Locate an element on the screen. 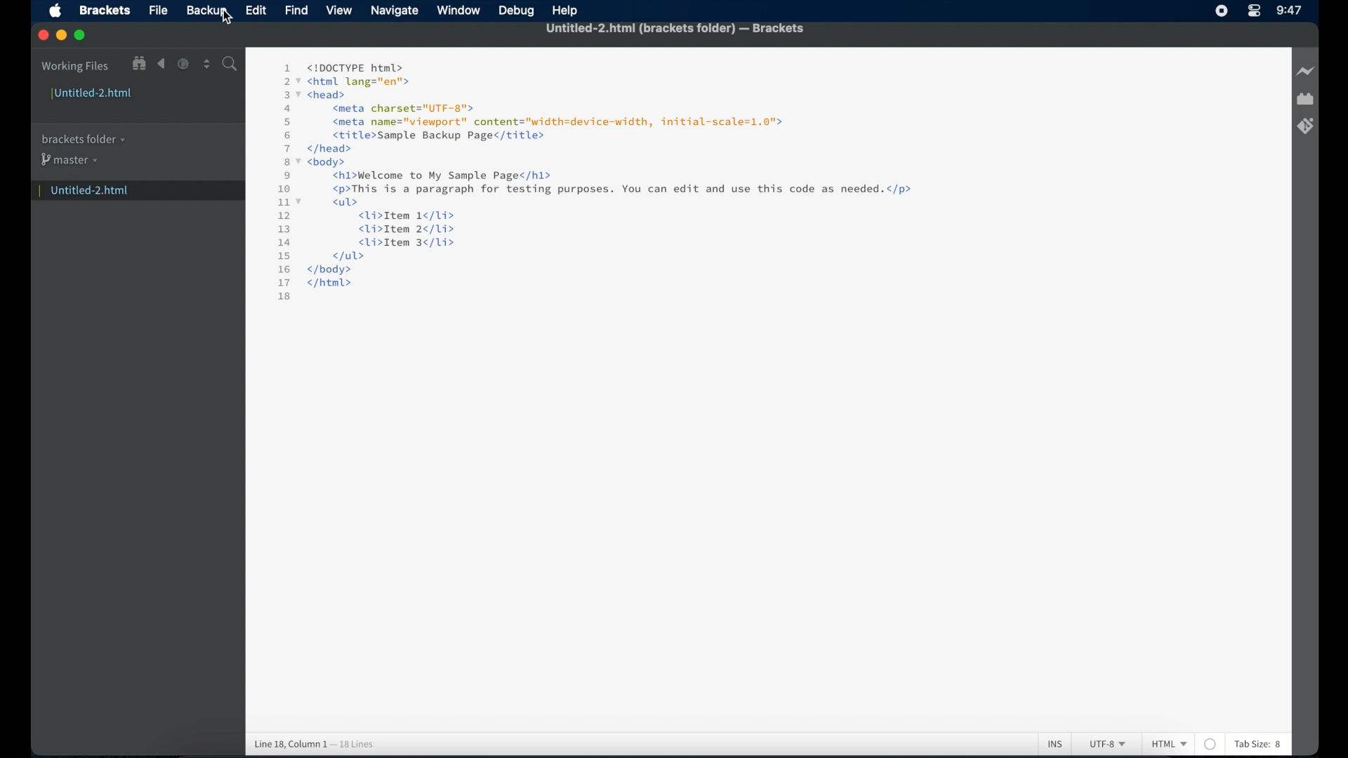  live preview is located at coordinates (1306, 71).